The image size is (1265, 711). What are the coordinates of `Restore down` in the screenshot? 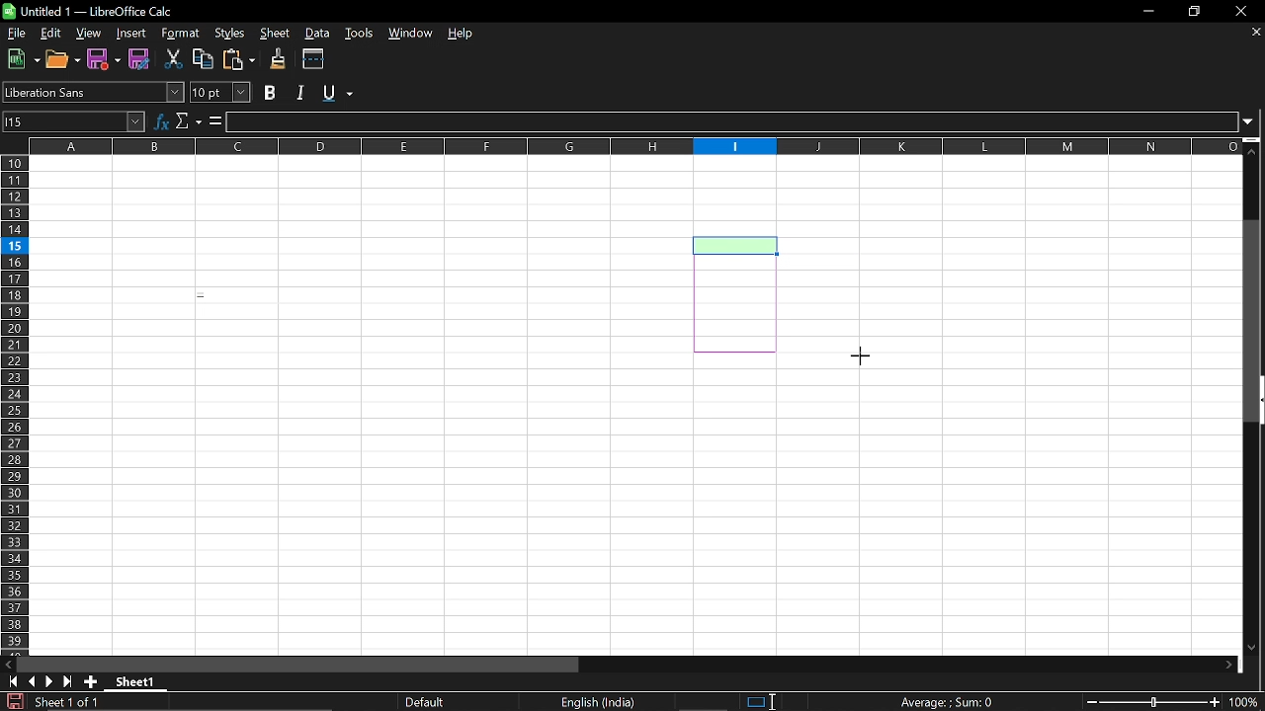 It's located at (1196, 11).